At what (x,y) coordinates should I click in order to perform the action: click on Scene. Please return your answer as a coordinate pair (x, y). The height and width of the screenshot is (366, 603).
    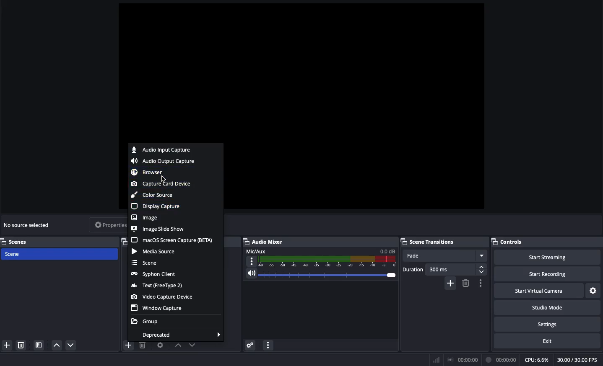
    Looking at the image, I should click on (146, 263).